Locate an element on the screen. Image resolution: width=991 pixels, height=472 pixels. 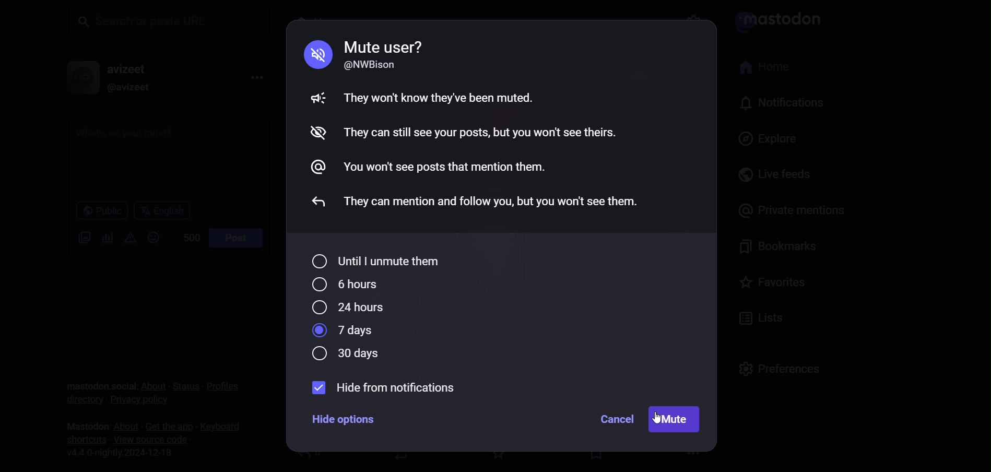
6 hours is located at coordinates (353, 284).